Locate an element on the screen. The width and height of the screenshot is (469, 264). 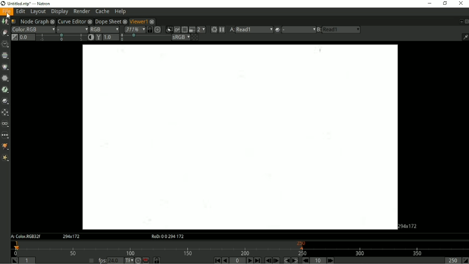
Auto-contrast is located at coordinates (90, 37).